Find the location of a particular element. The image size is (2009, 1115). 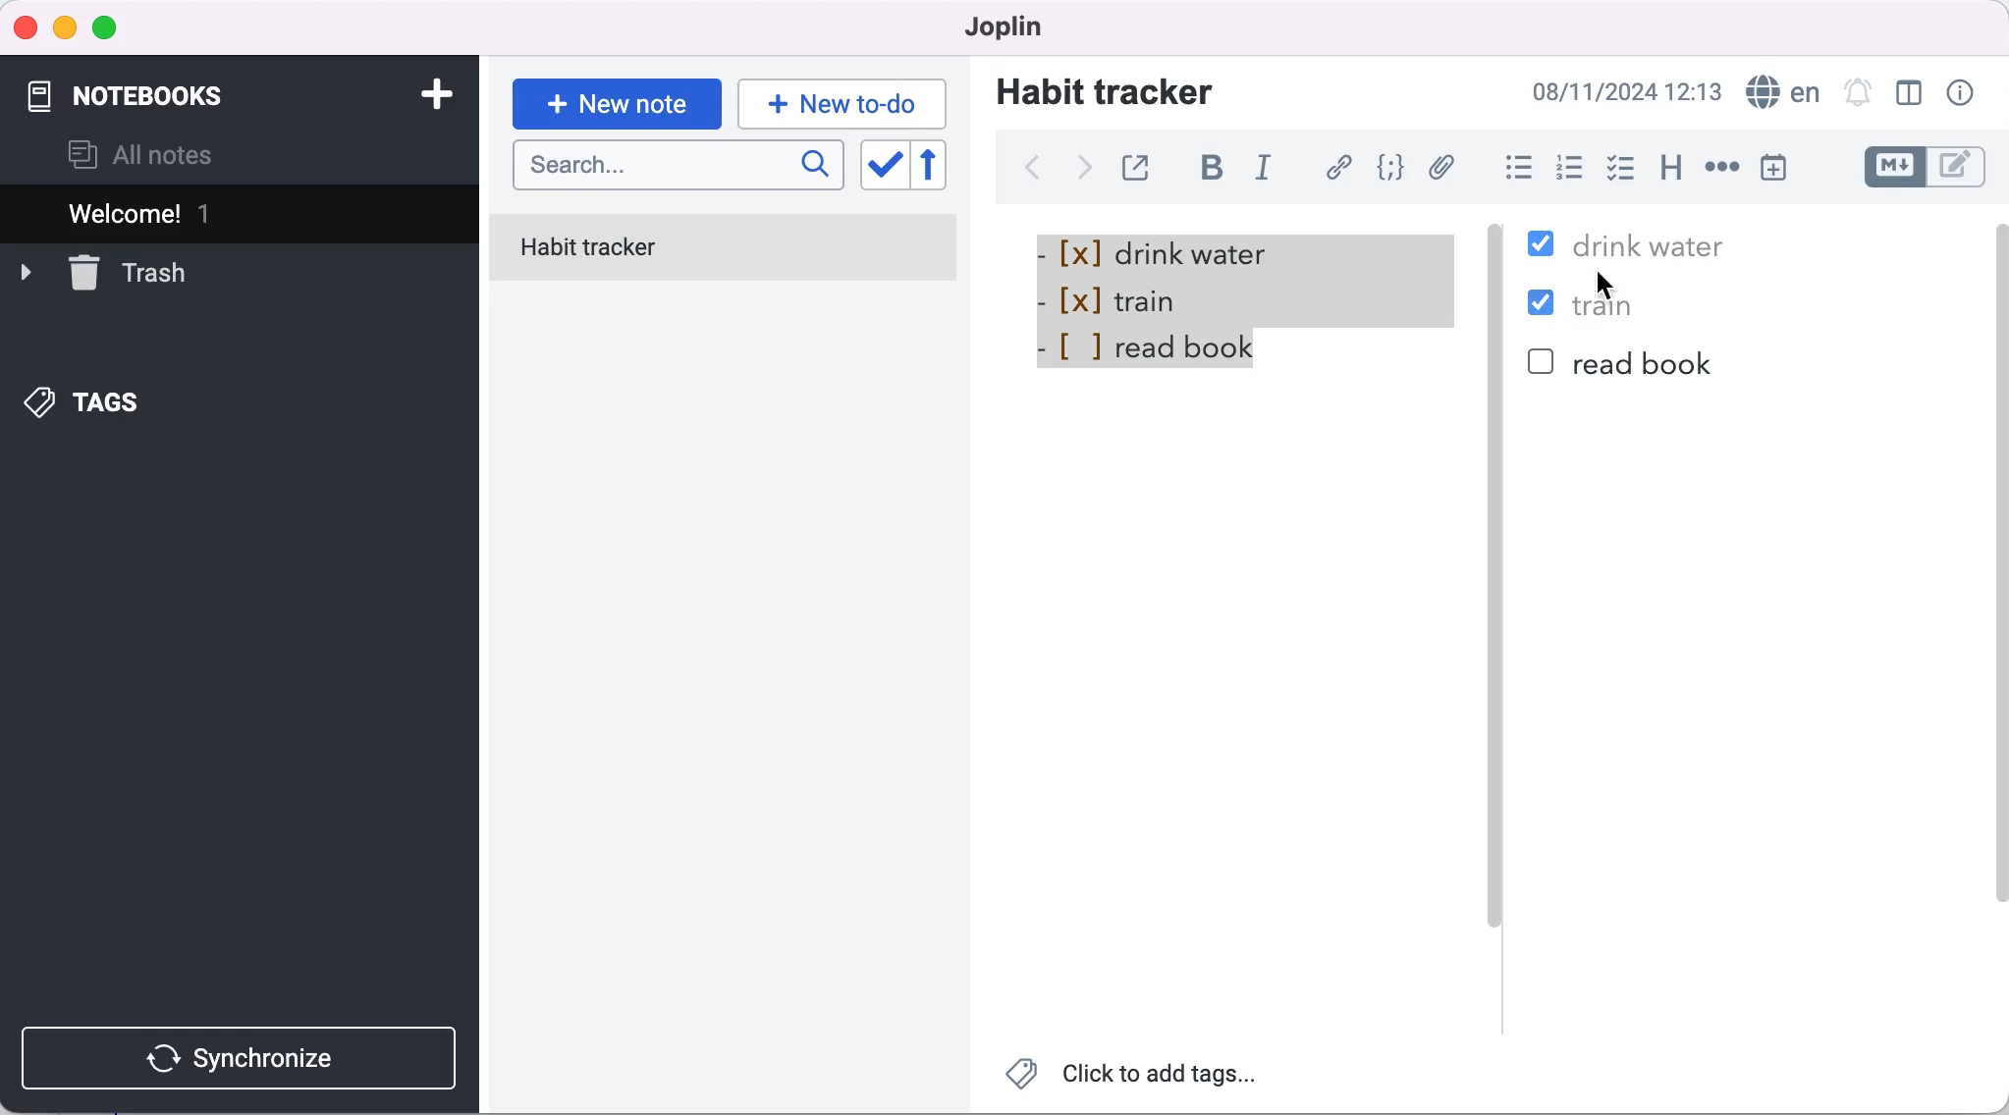

italic is located at coordinates (1269, 171).